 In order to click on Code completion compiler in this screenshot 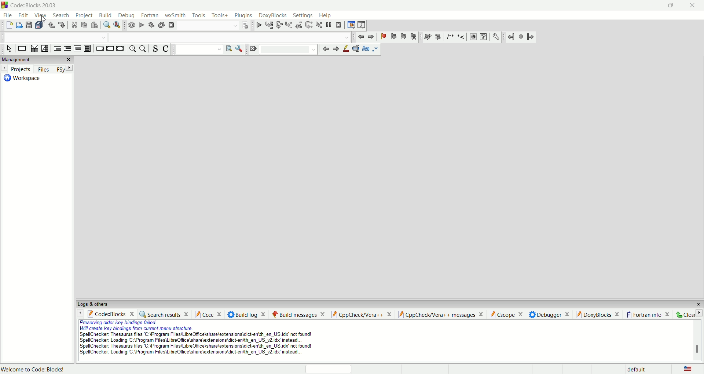, I will do `click(230, 38)`.